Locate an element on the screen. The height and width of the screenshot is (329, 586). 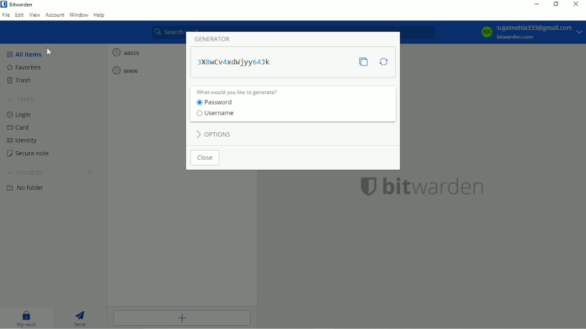
Minimize is located at coordinates (535, 5).